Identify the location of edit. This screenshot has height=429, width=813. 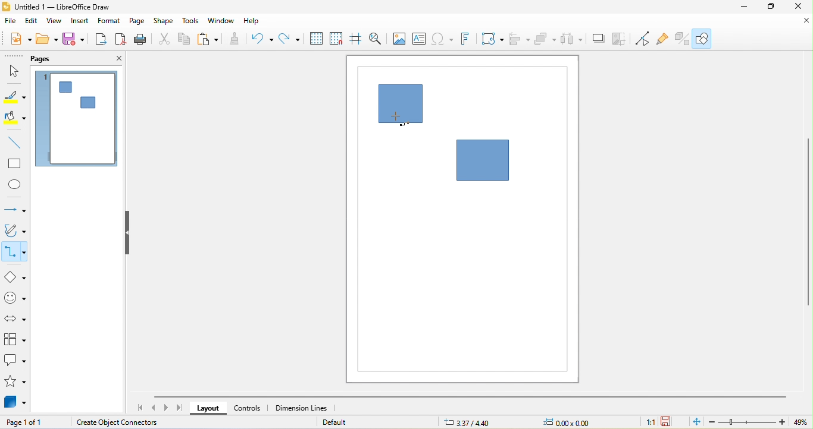
(34, 21).